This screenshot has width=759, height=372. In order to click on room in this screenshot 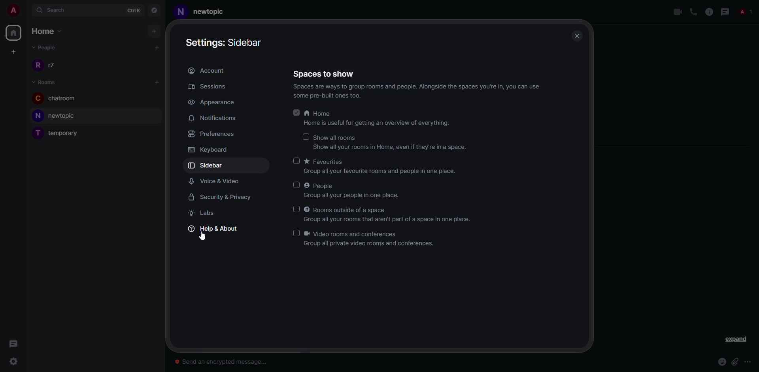, I will do `click(61, 99)`.